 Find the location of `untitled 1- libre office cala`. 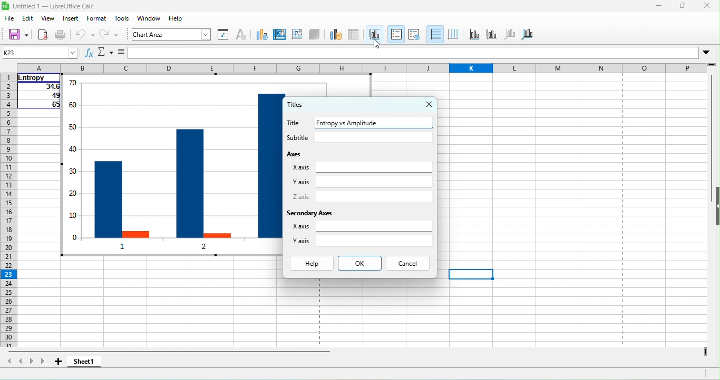

untitled 1- libre office cala is located at coordinates (51, 7).